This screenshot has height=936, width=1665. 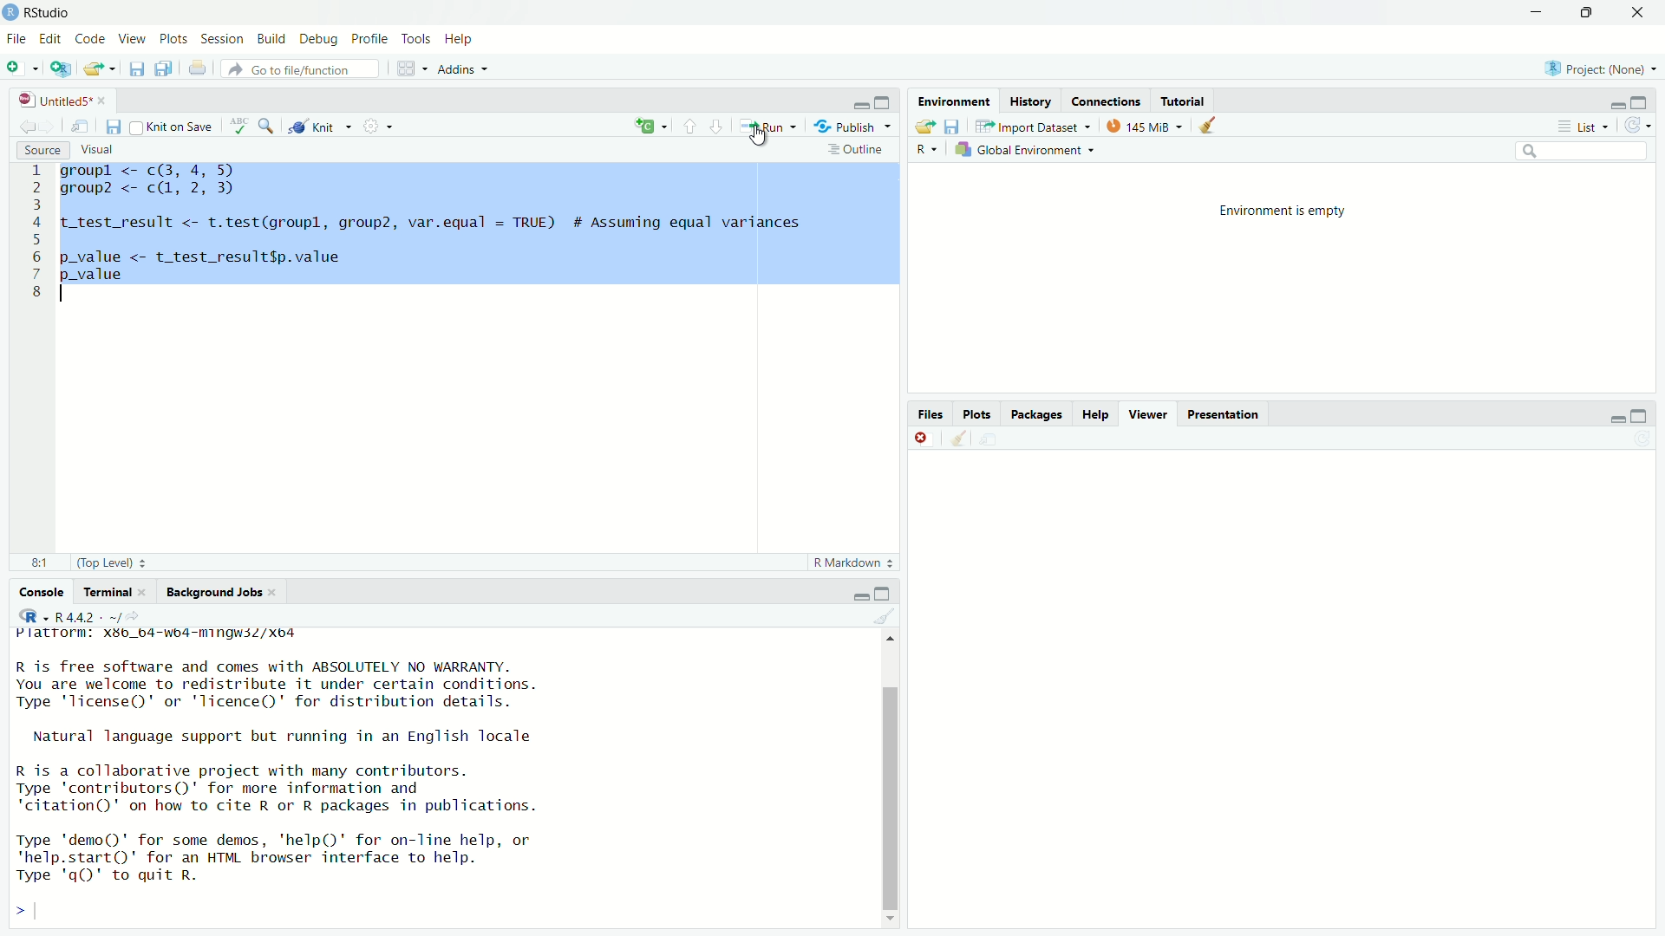 What do you see at coordinates (107, 562) in the screenshot?
I see `(Top Level) =` at bounding box center [107, 562].